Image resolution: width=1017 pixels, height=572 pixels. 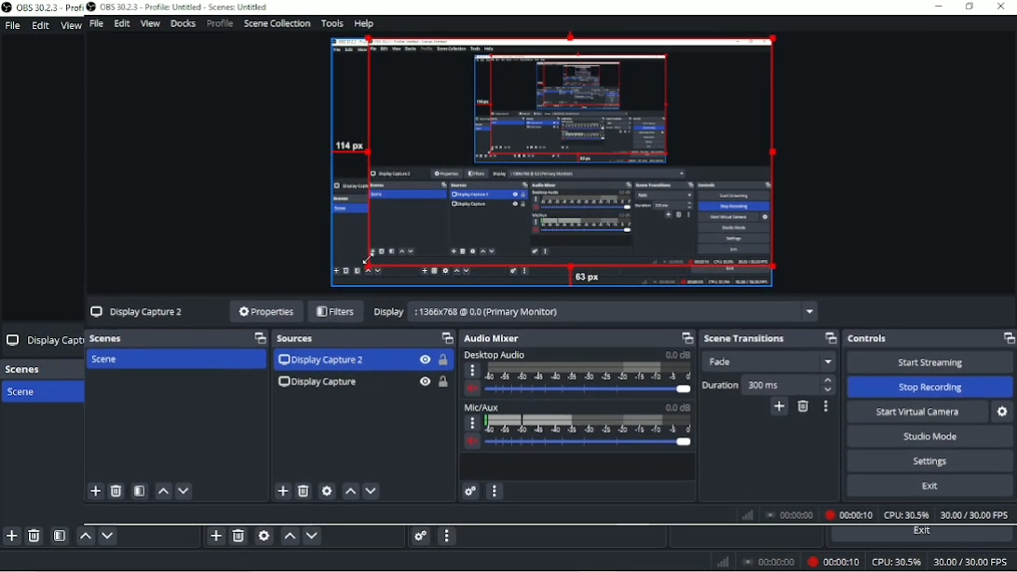 What do you see at coordinates (937, 7) in the screenshot?
I see `minimise` at bounding box center [937, 7].